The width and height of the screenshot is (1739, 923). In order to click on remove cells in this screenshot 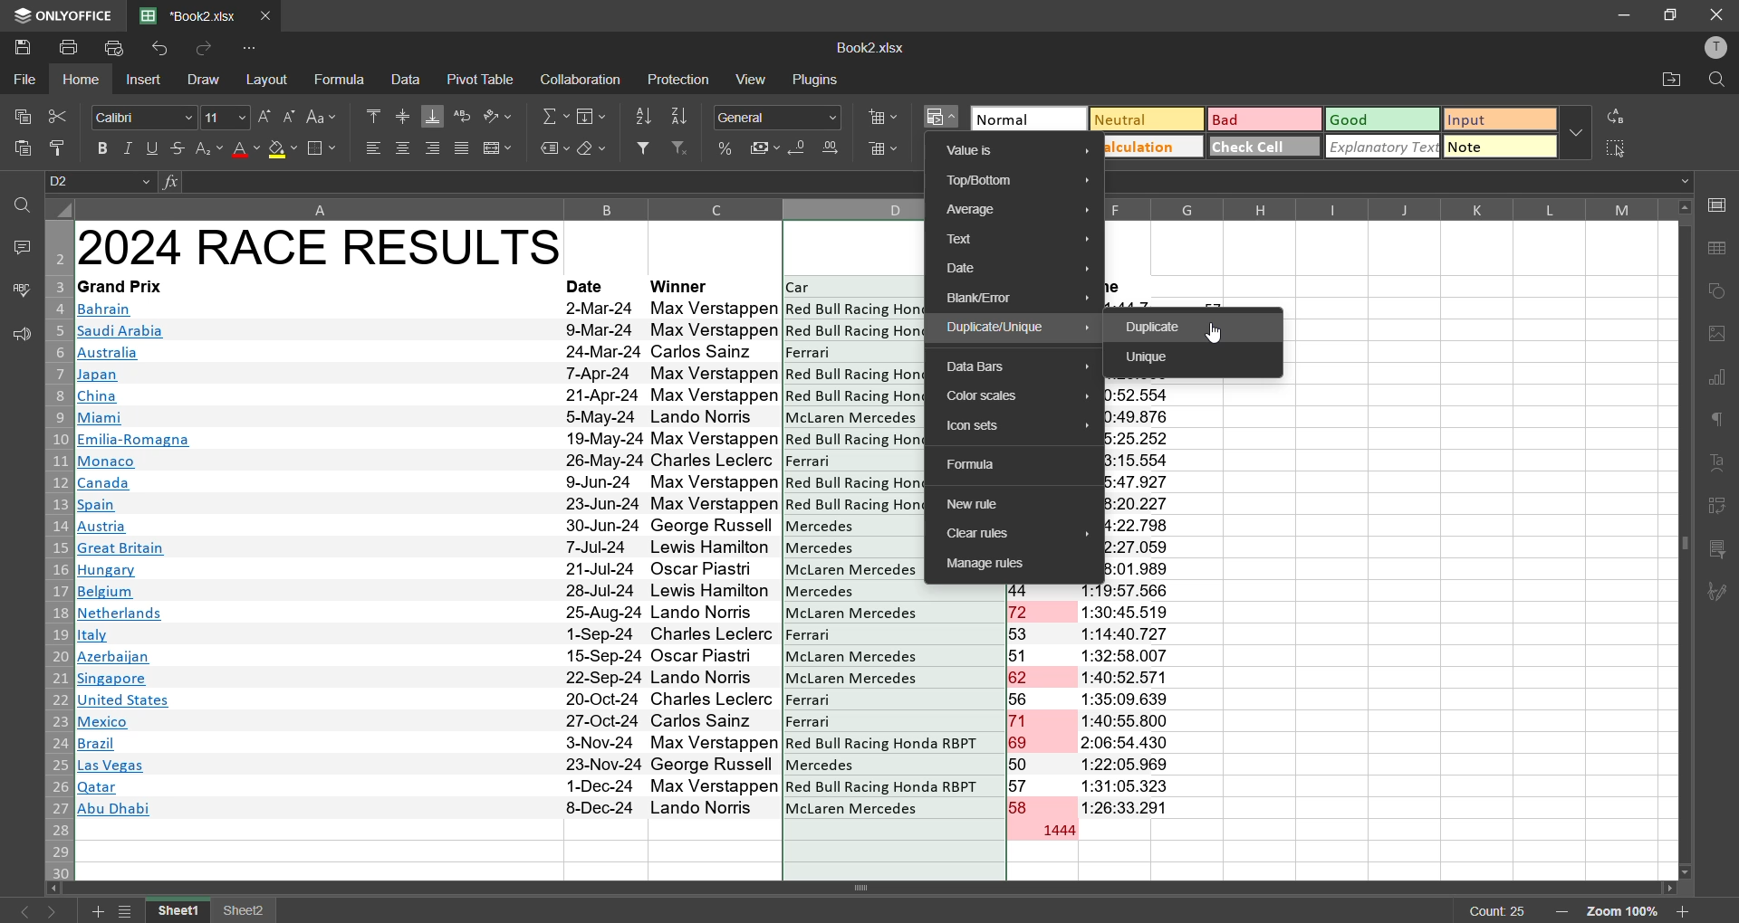, I will do `click(884, 152)`.